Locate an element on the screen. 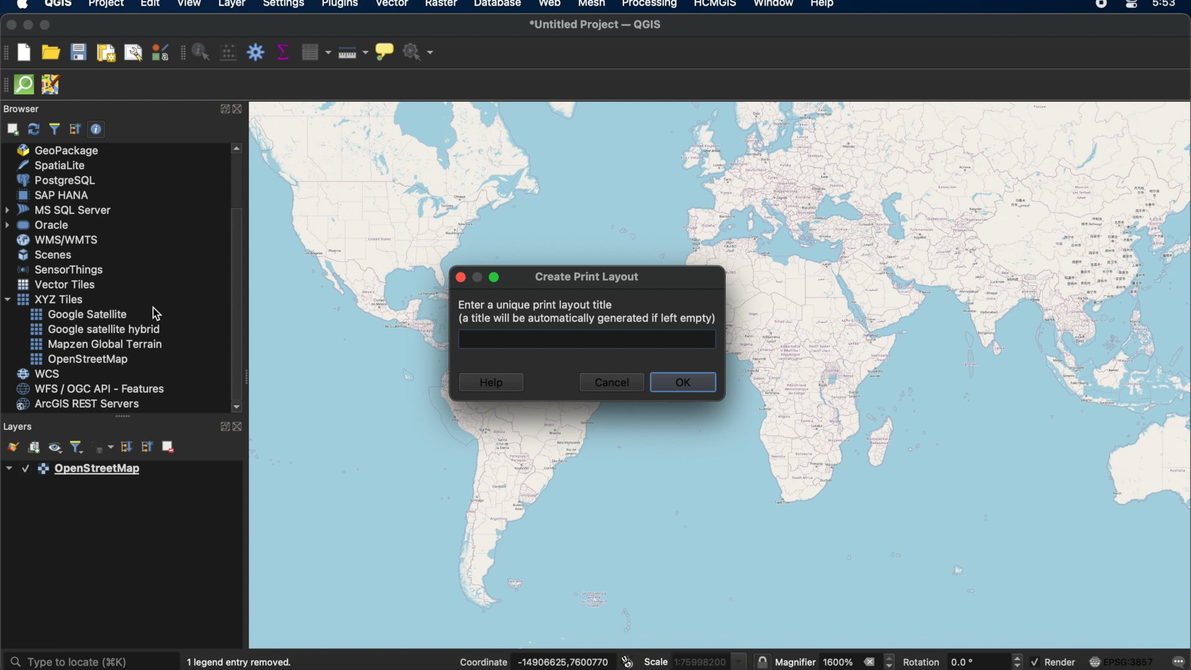 The width and height of the screenshot is (1191, 670). enable/disable properties widget is located at coordinates (97, 128).